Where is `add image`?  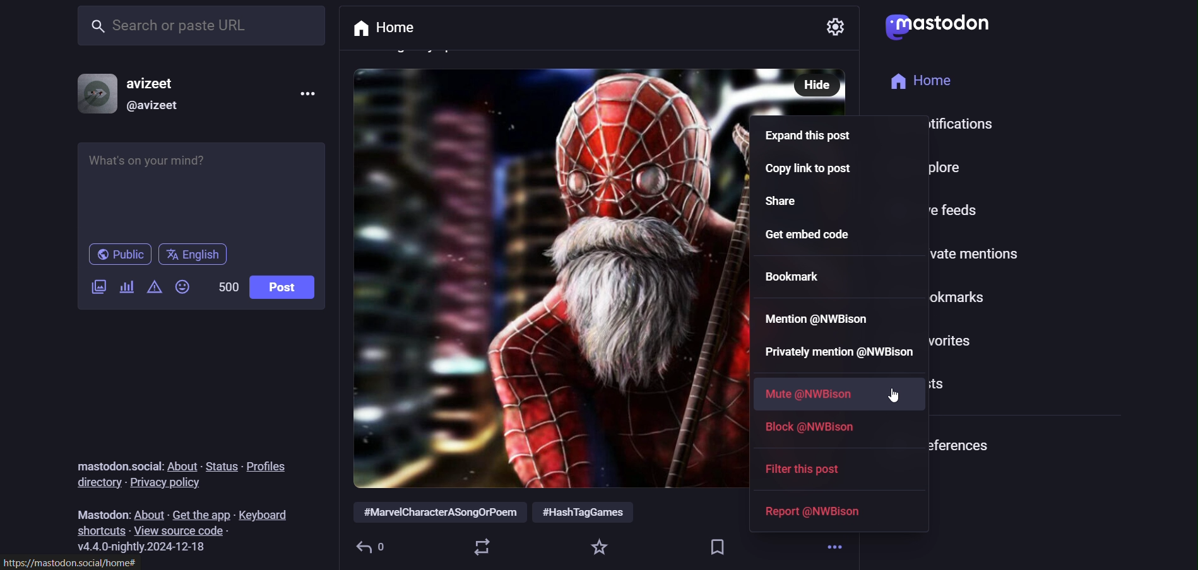 add image is located at coordinates (97, 289).